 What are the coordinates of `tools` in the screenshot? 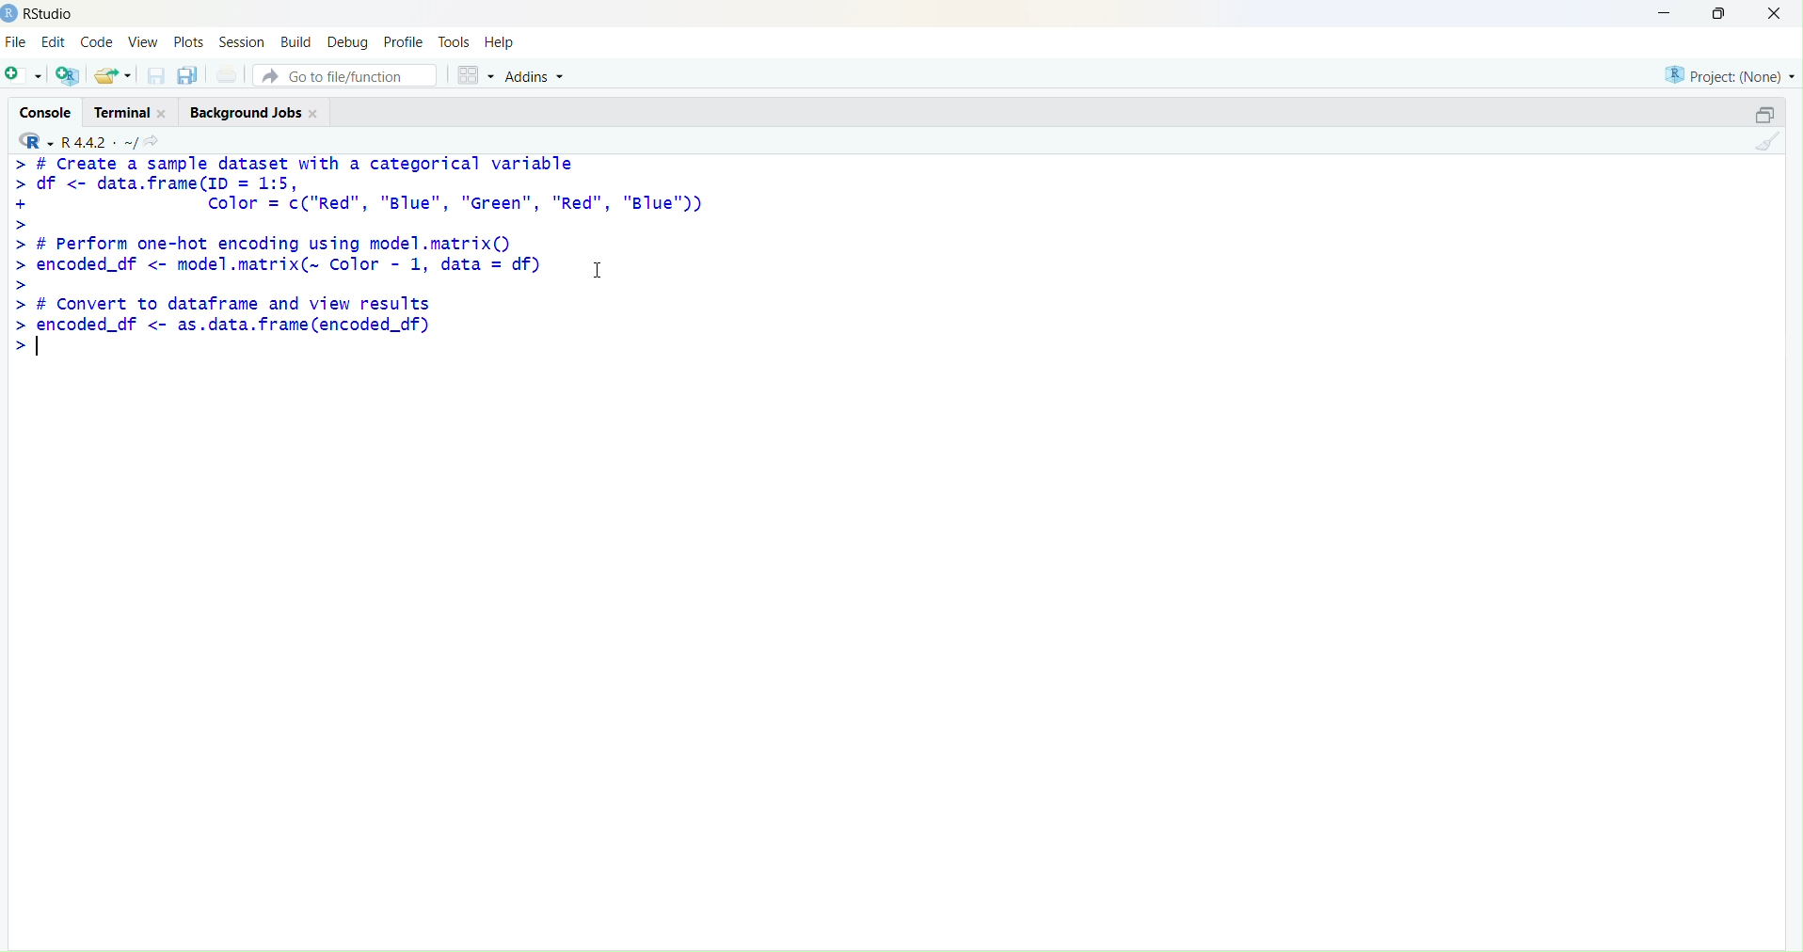 It's located at (455, 42).